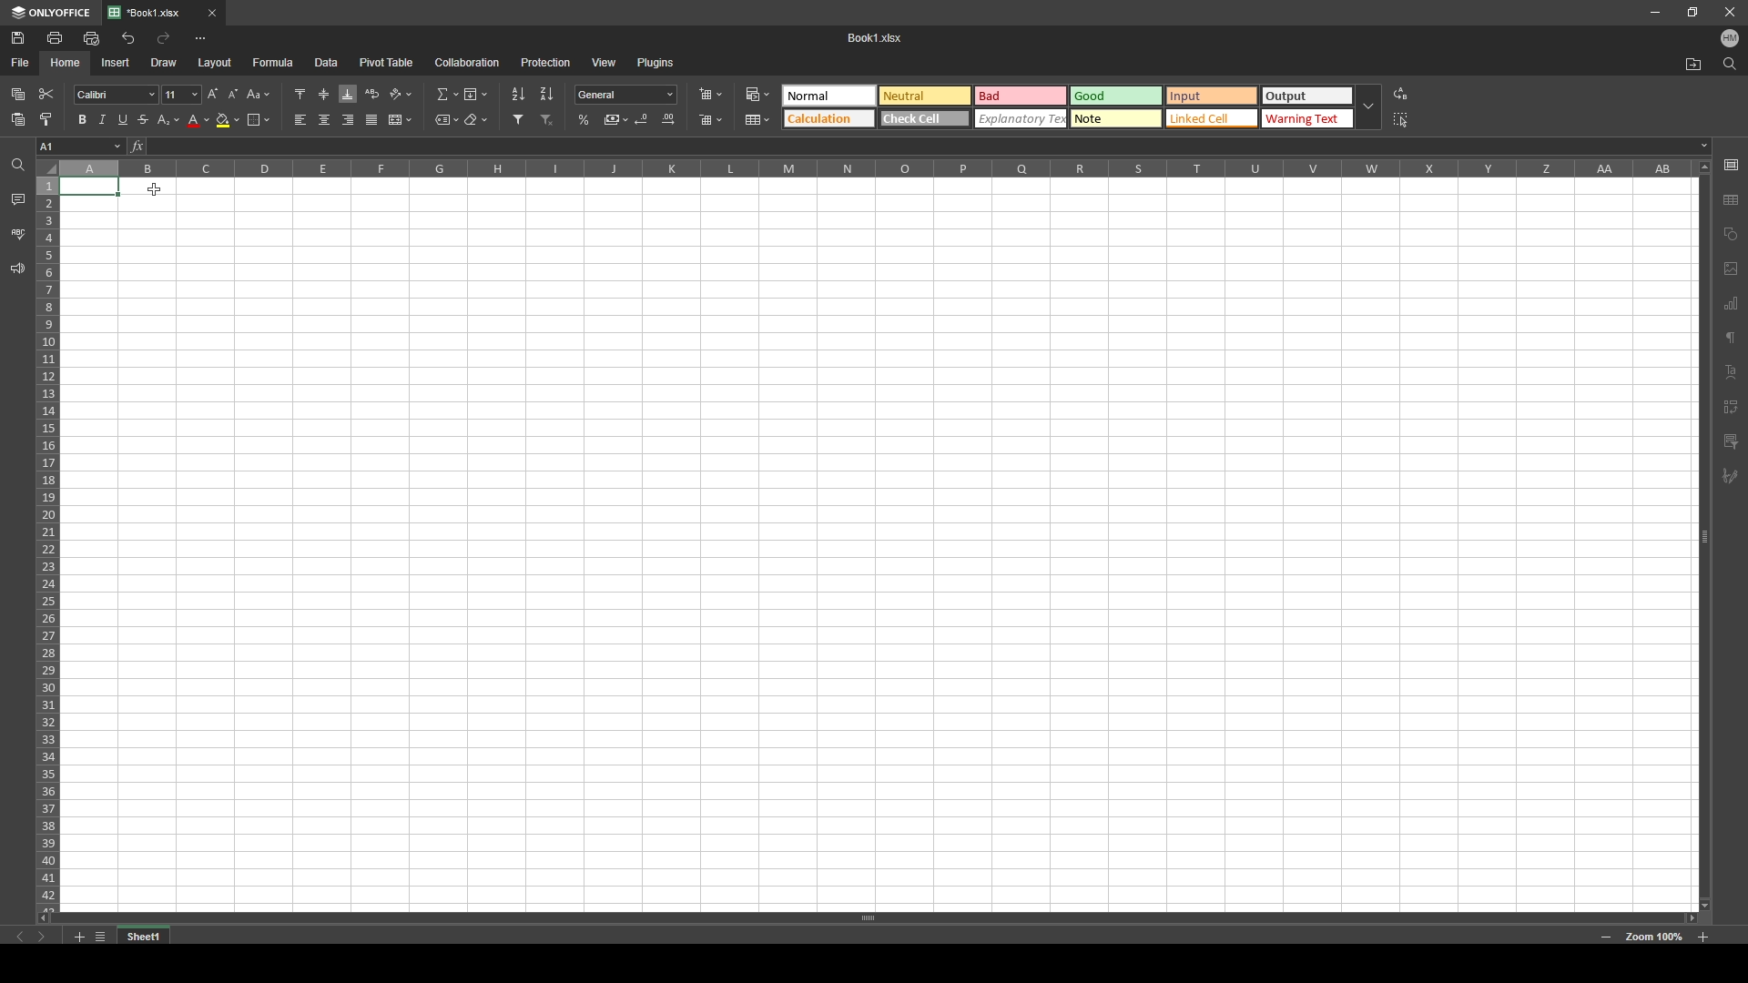  What do you see at coordinates (710, 96) in the screenshot?
I see `insert cells` at bounding box center [710, 96].